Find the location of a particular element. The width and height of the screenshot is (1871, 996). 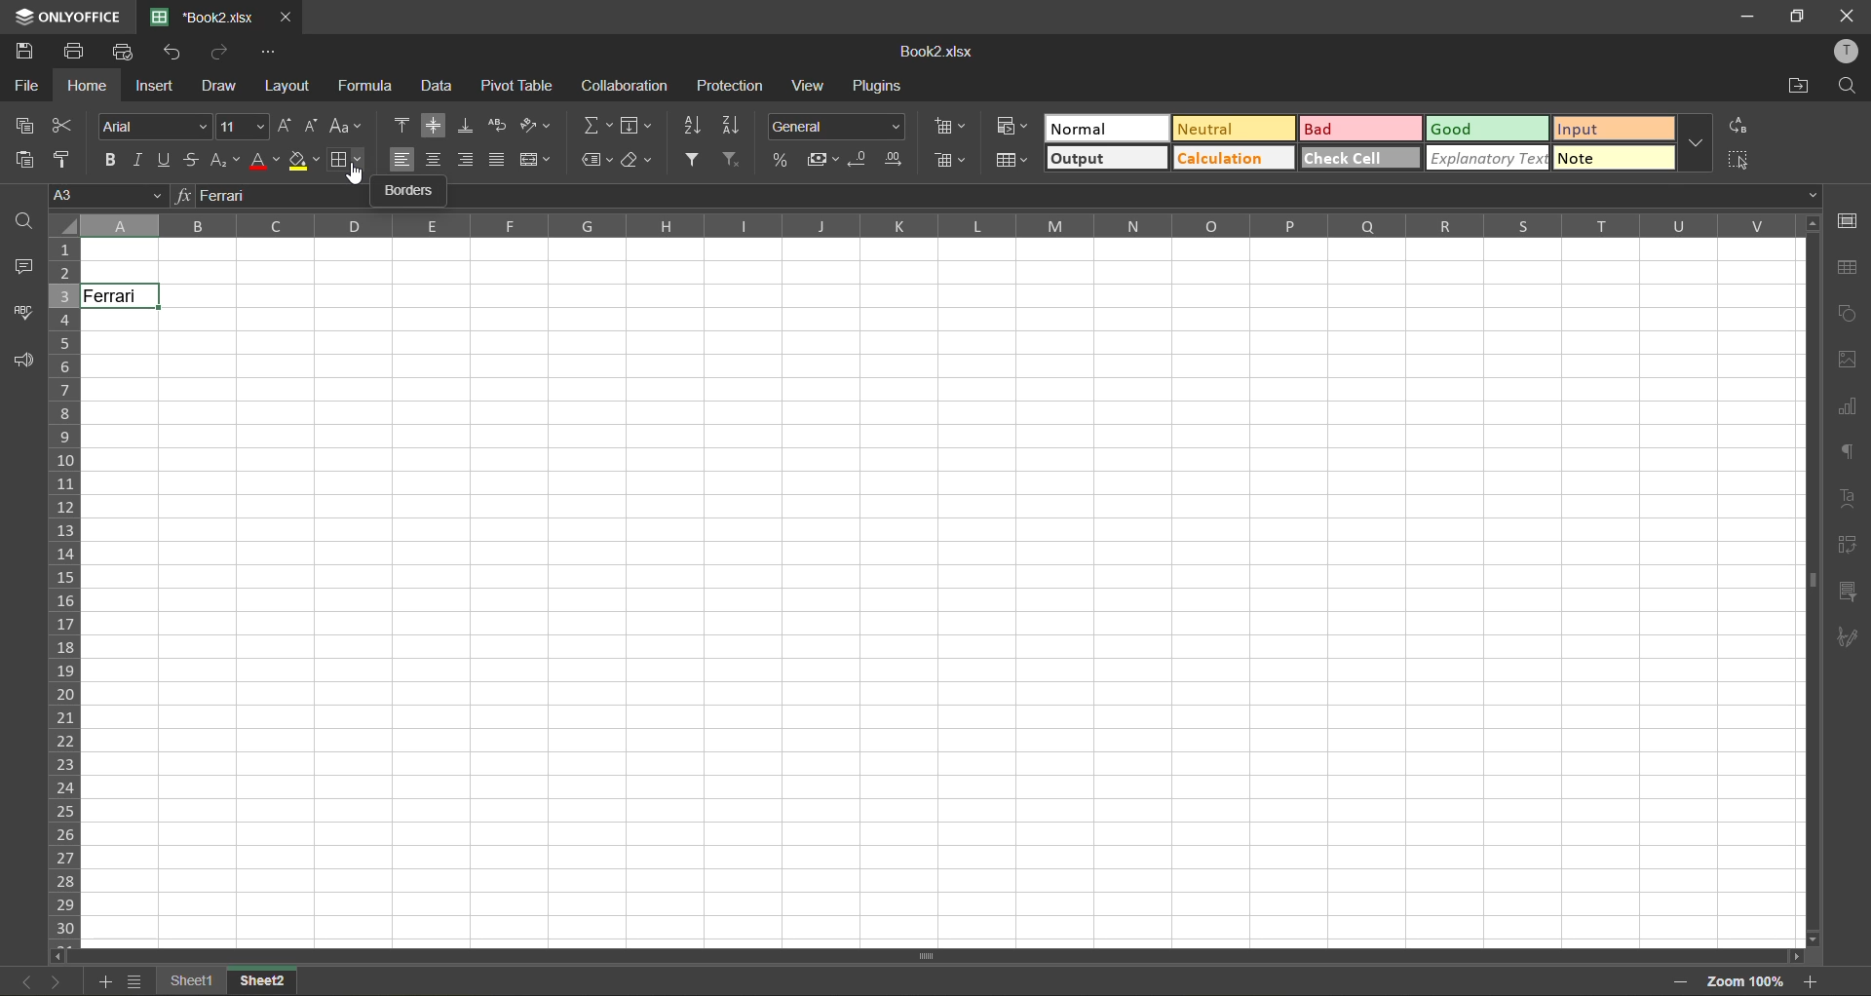

customize quick access toolbar is located at coordinates (269, 52).